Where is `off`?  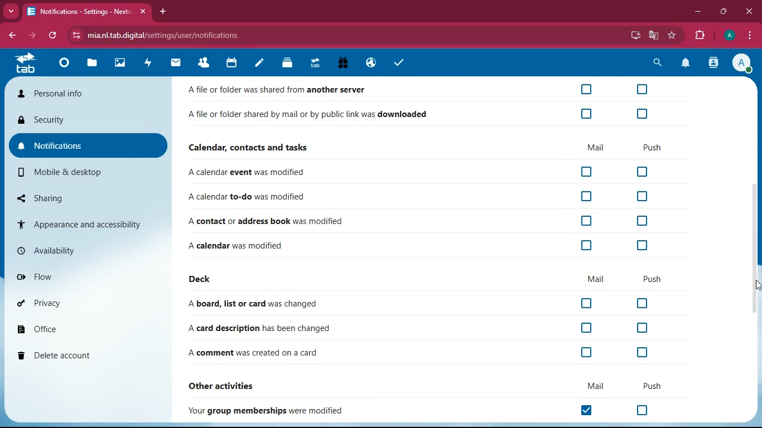 off is located at coordinates (640, 328).